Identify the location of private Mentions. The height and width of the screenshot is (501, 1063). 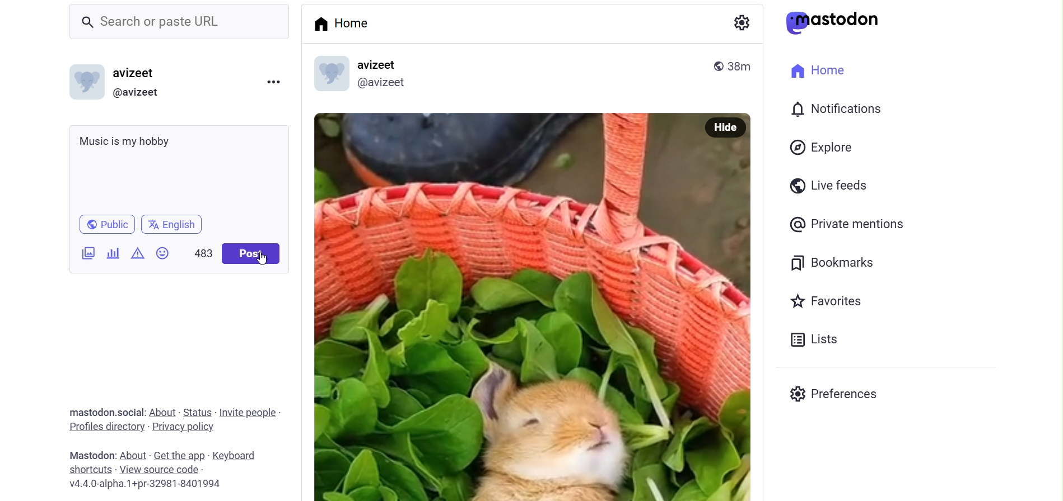
(845, 224).